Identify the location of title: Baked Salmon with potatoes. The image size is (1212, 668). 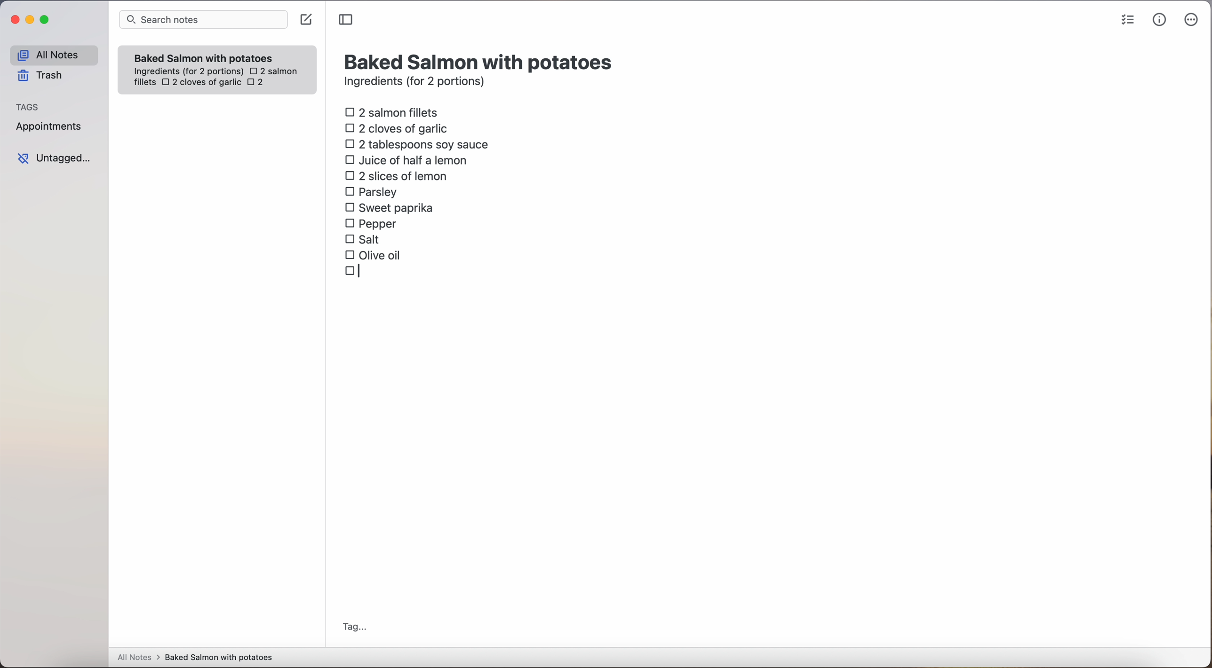
(480, 61).